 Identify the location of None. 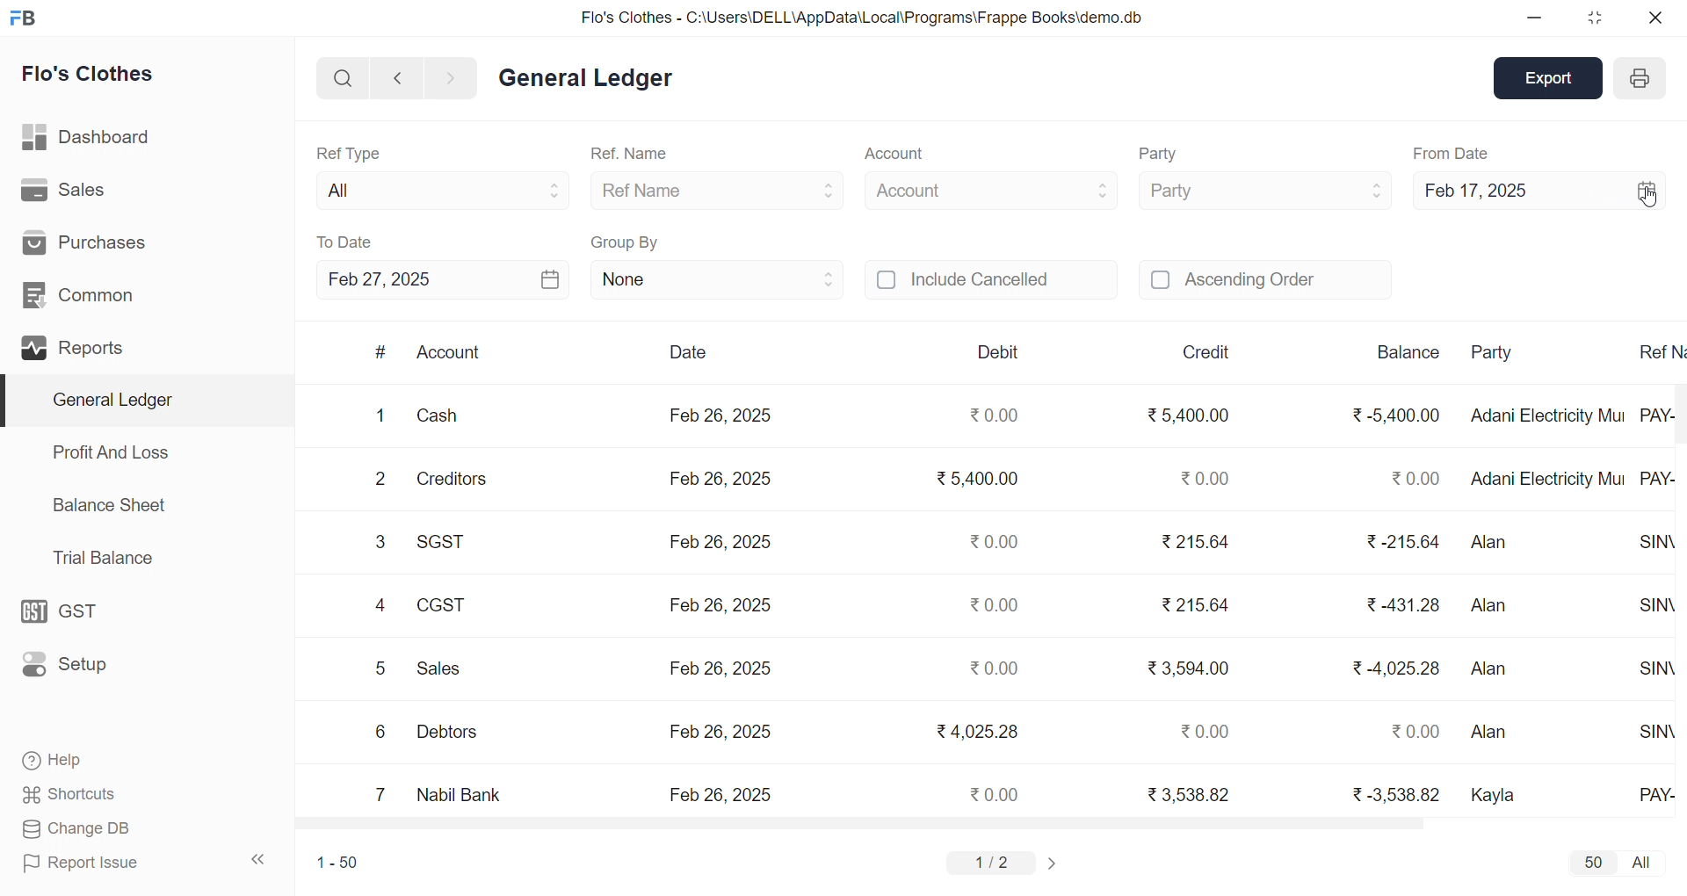
(717, 278).